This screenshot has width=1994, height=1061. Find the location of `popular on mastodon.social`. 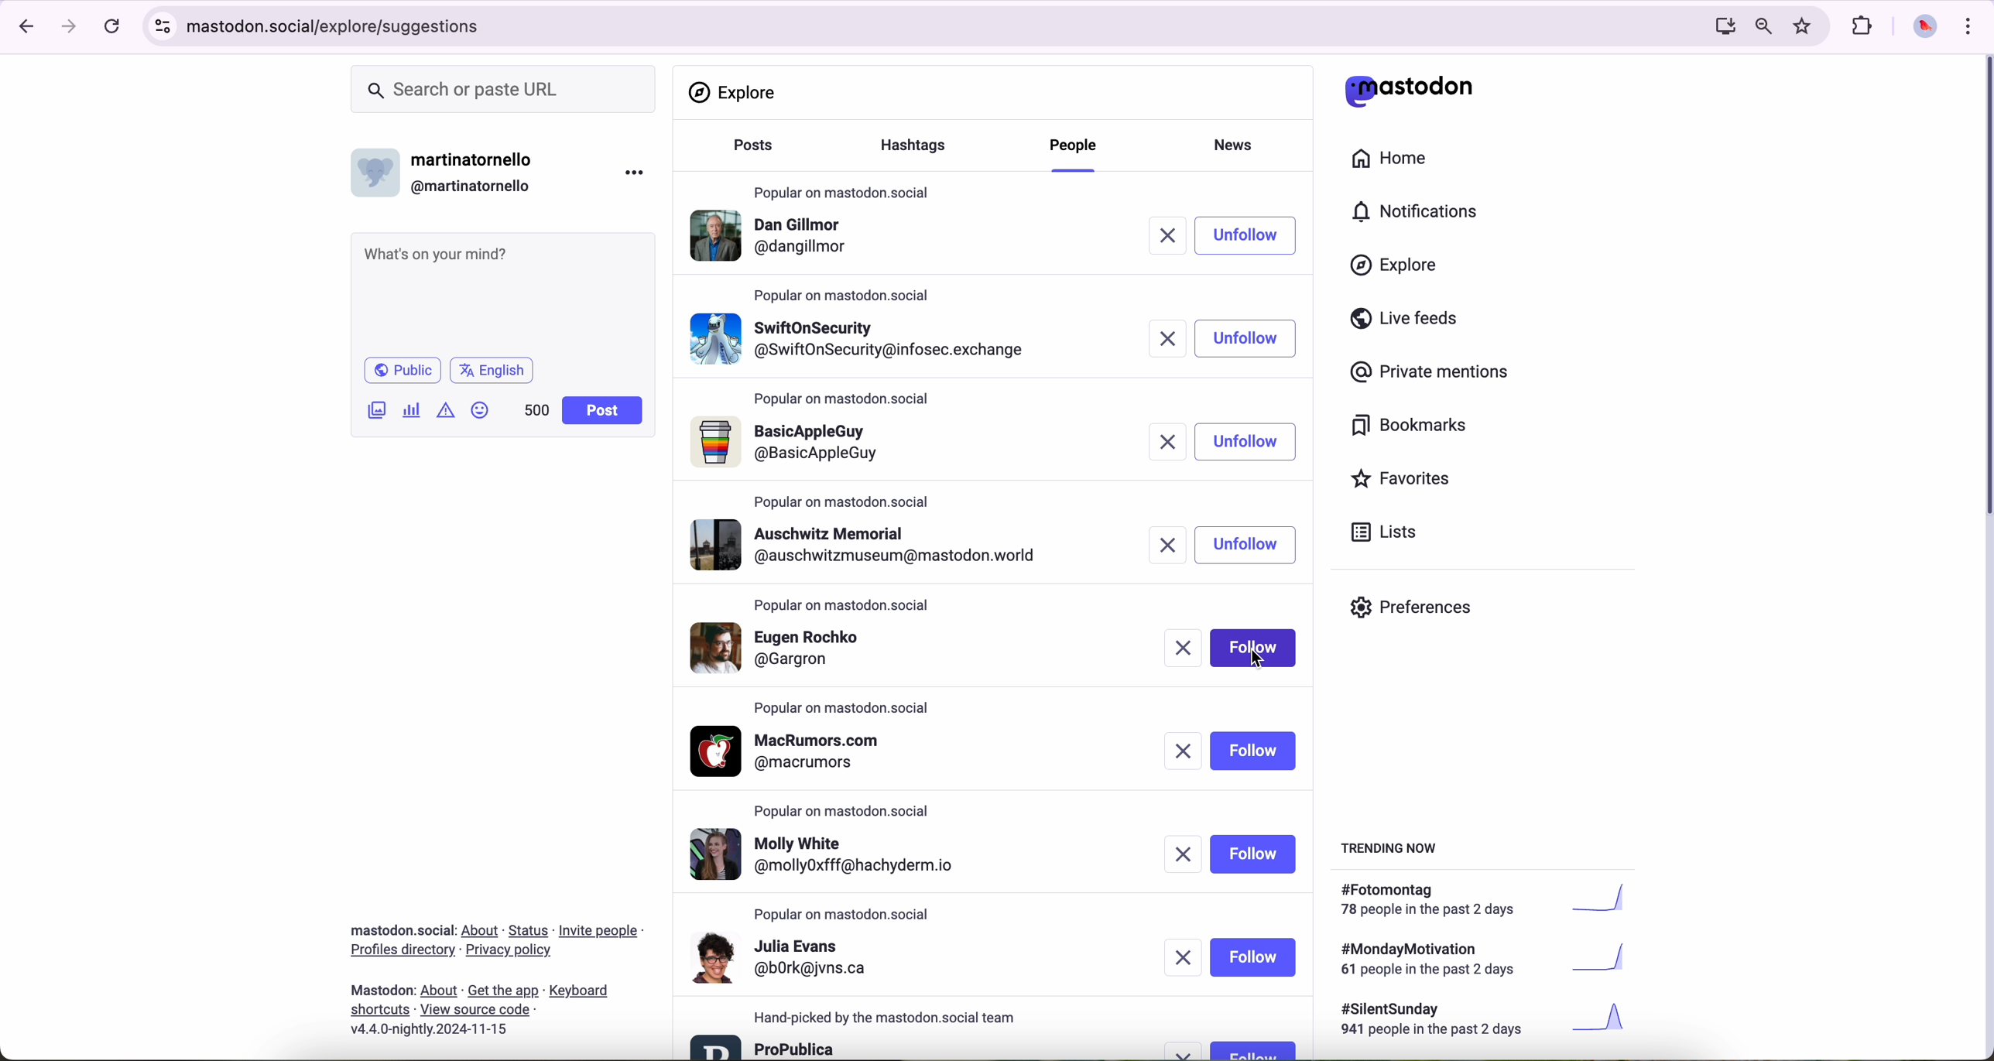

popular on mastodon.social is located at coordinates (846, 293).